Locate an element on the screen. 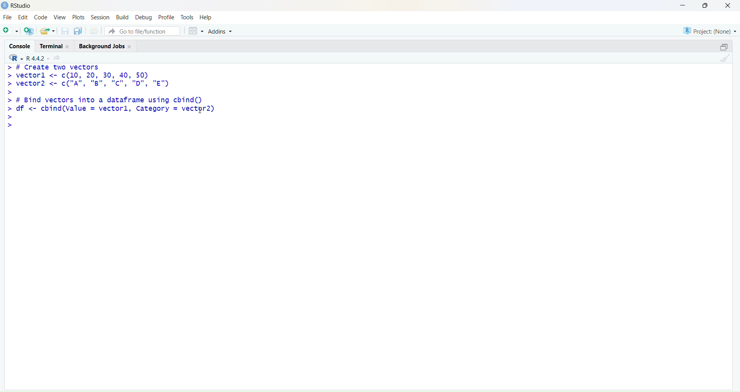 Image resolution: width=740 pixels, height=392 pixels. workspace panes is located at coordinates (195, 31).